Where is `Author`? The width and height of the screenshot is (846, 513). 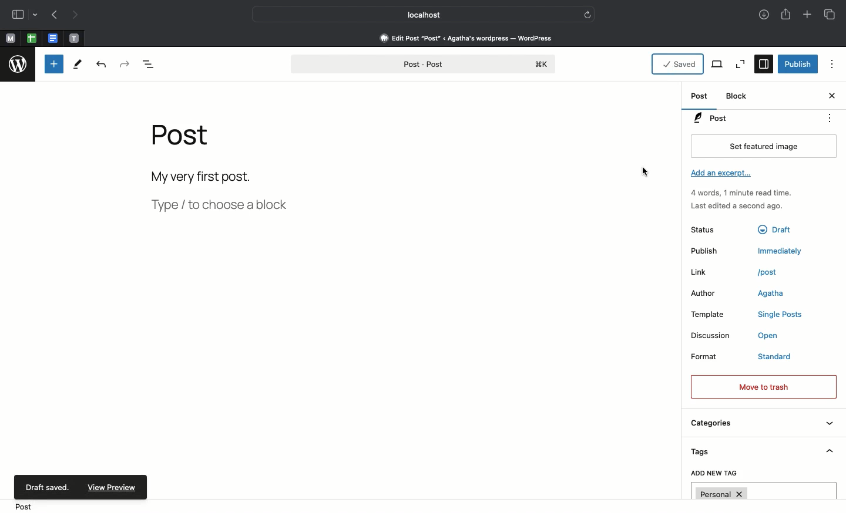 Author is located at coordinates (707, 293).